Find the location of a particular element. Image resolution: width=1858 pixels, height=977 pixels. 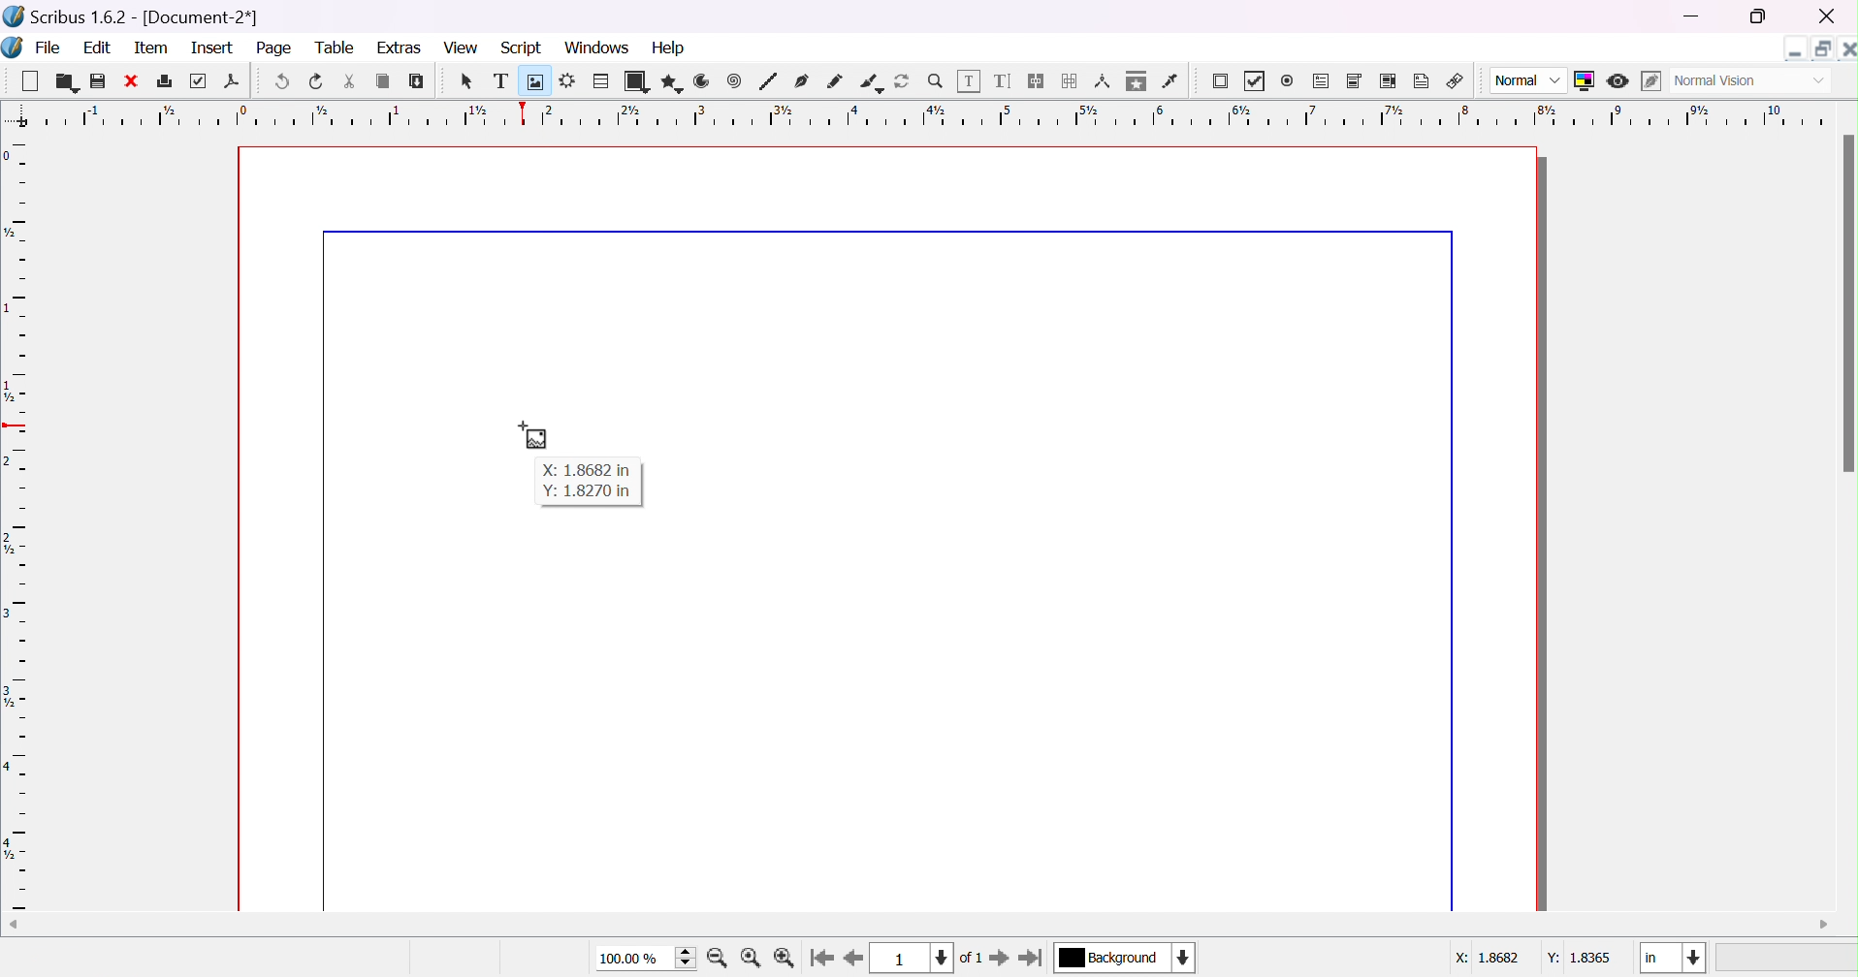

edit is located at coordinates (97, 47).